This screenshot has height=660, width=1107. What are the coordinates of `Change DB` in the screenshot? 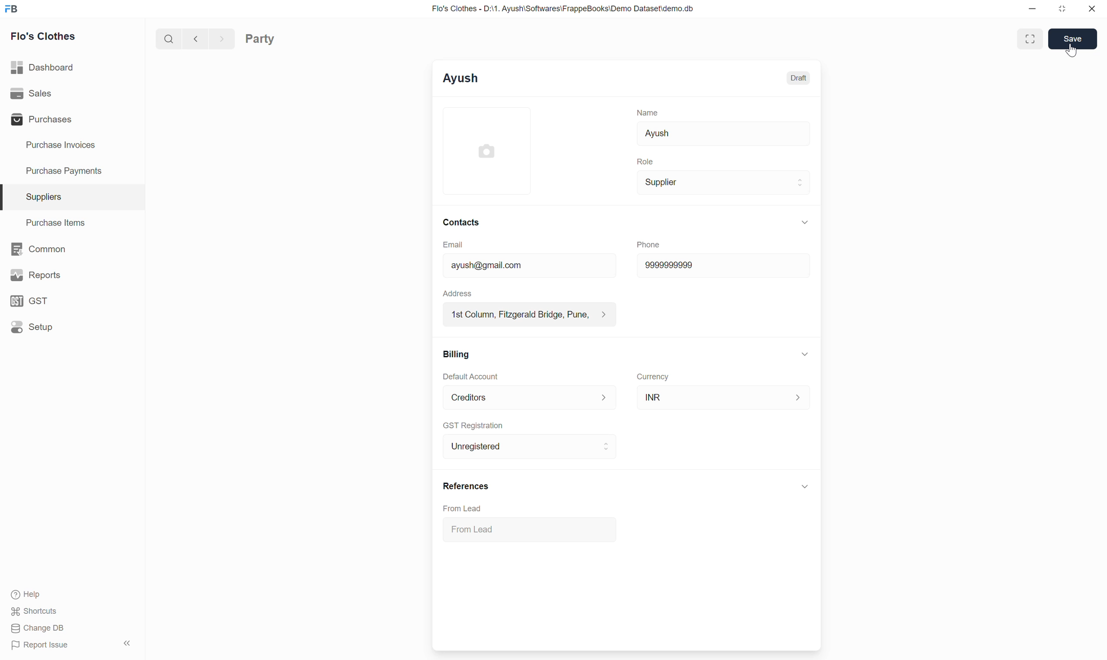 It's located at (40, 628).